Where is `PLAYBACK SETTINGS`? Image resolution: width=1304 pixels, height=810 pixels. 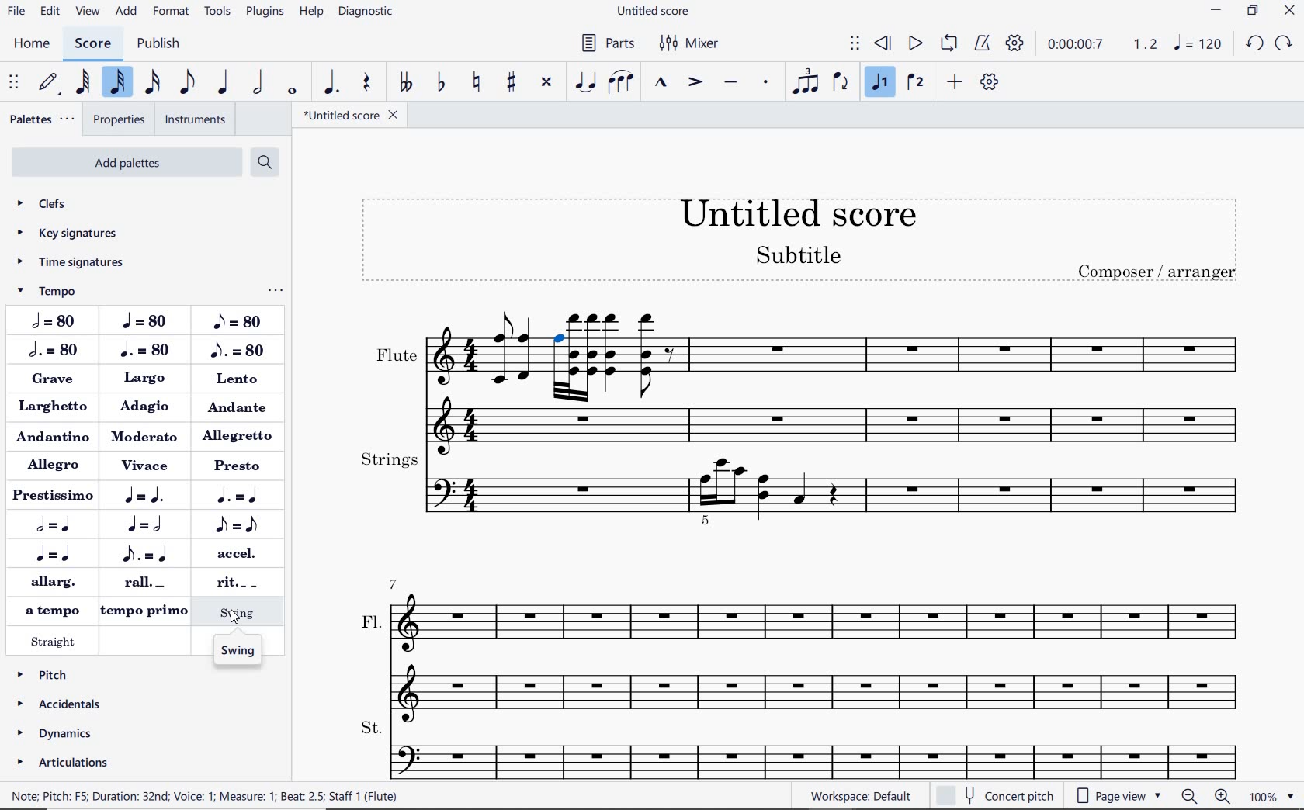
PLAYBACK SETTINGS is located at coordinates (1016, 43).